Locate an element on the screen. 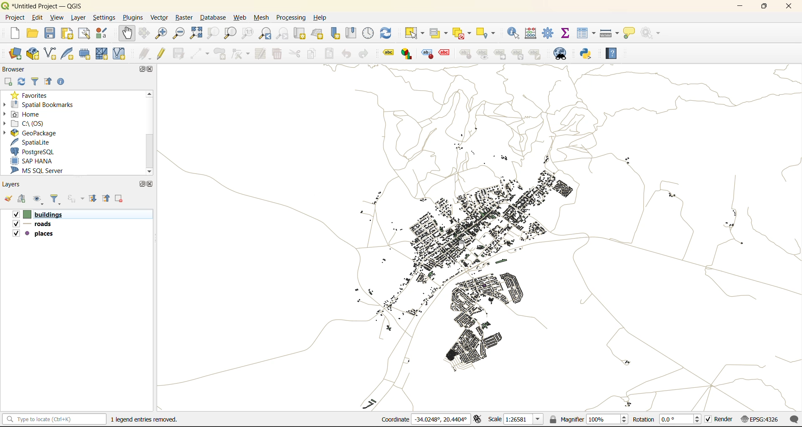 This screenshot has height=427, width=802. collapse all is located at coordinates (108, 198).